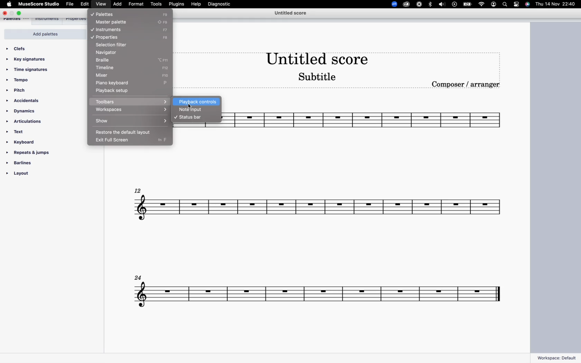 The width and height of the screenshot is (581, 363). What do you see at coordinates (197, 5) in the screenshot?
I see `help` at bounding box center [197, 5].